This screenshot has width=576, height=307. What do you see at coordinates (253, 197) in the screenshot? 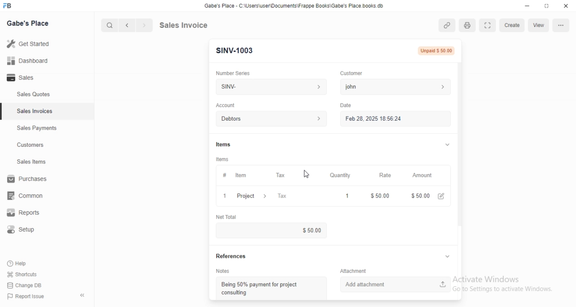
I see `Project` at bounding box center [253, 197].